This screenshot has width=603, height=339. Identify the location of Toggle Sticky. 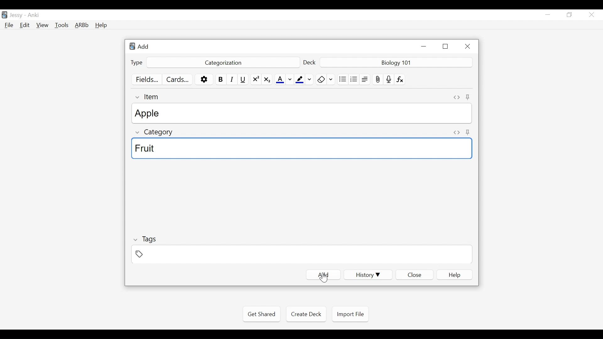
(469, 98).